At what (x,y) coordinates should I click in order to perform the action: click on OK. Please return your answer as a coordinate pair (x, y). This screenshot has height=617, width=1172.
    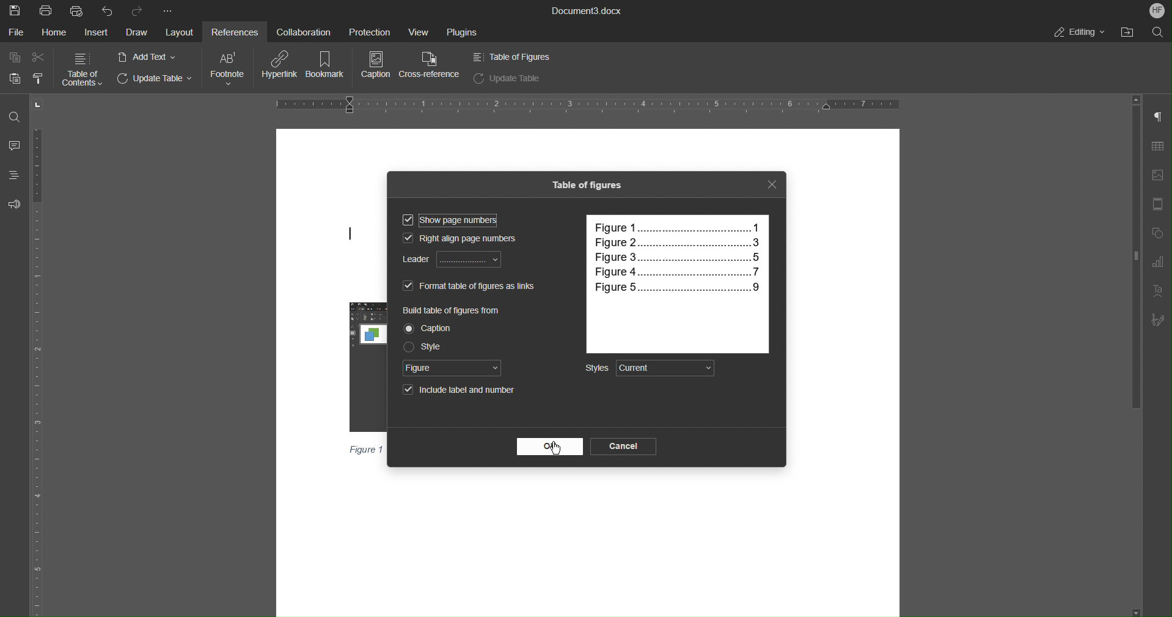
    Looking at the image, I should click on (551, 447).